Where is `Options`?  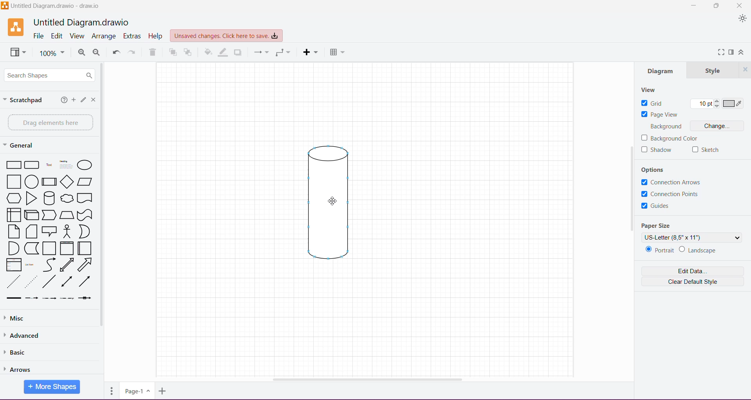 Options is located at coordinates (659, 169).